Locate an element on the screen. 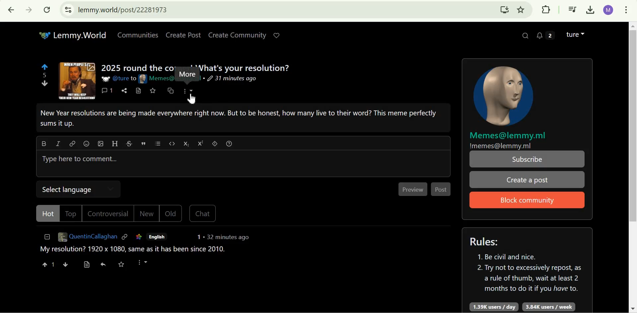  subscript is located at coordinates (187, 143).